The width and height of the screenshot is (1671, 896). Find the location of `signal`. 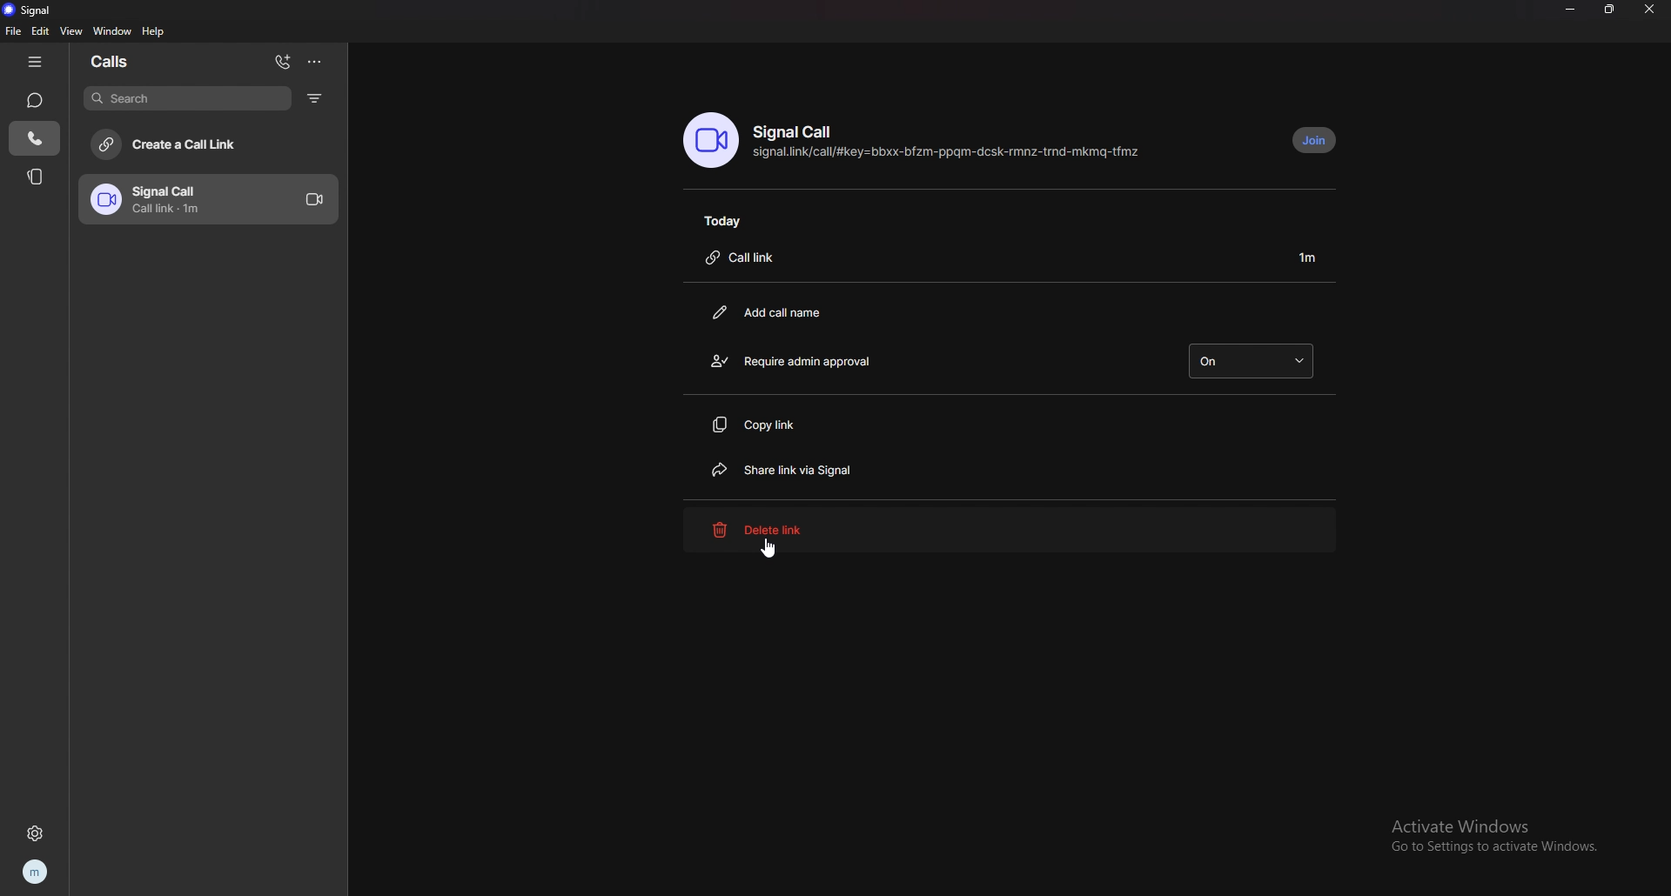

signal is located at coordinates (44, 10).